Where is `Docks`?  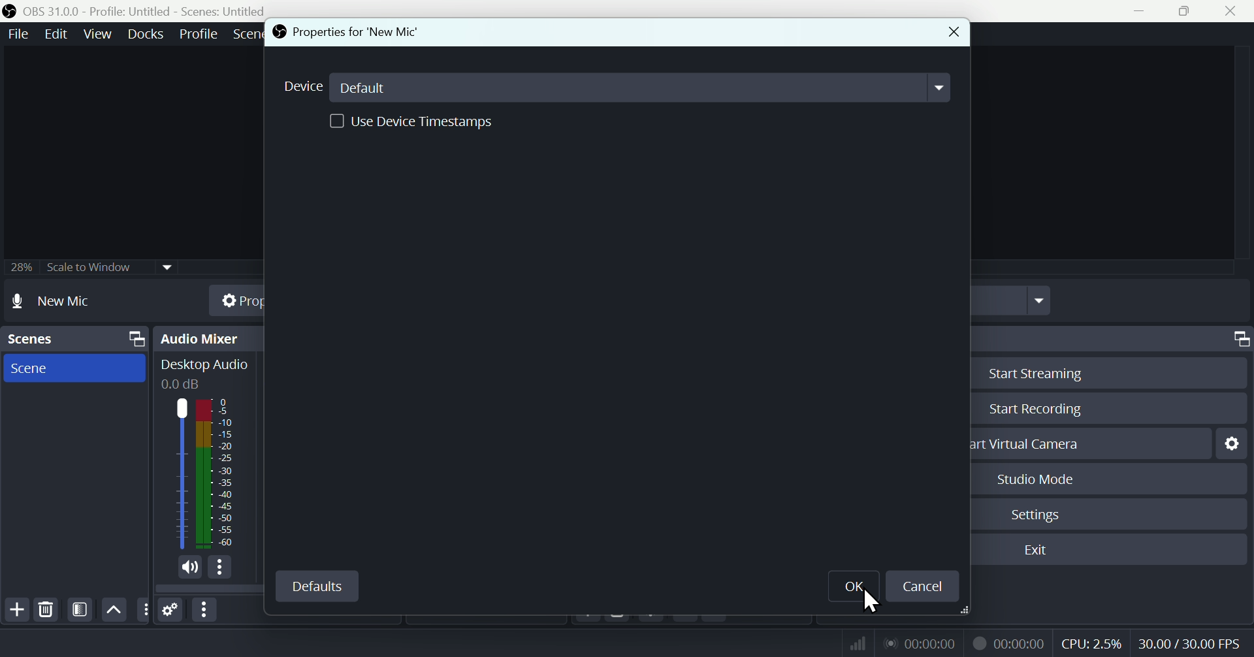 Docks is located at coordinates (148, 34).